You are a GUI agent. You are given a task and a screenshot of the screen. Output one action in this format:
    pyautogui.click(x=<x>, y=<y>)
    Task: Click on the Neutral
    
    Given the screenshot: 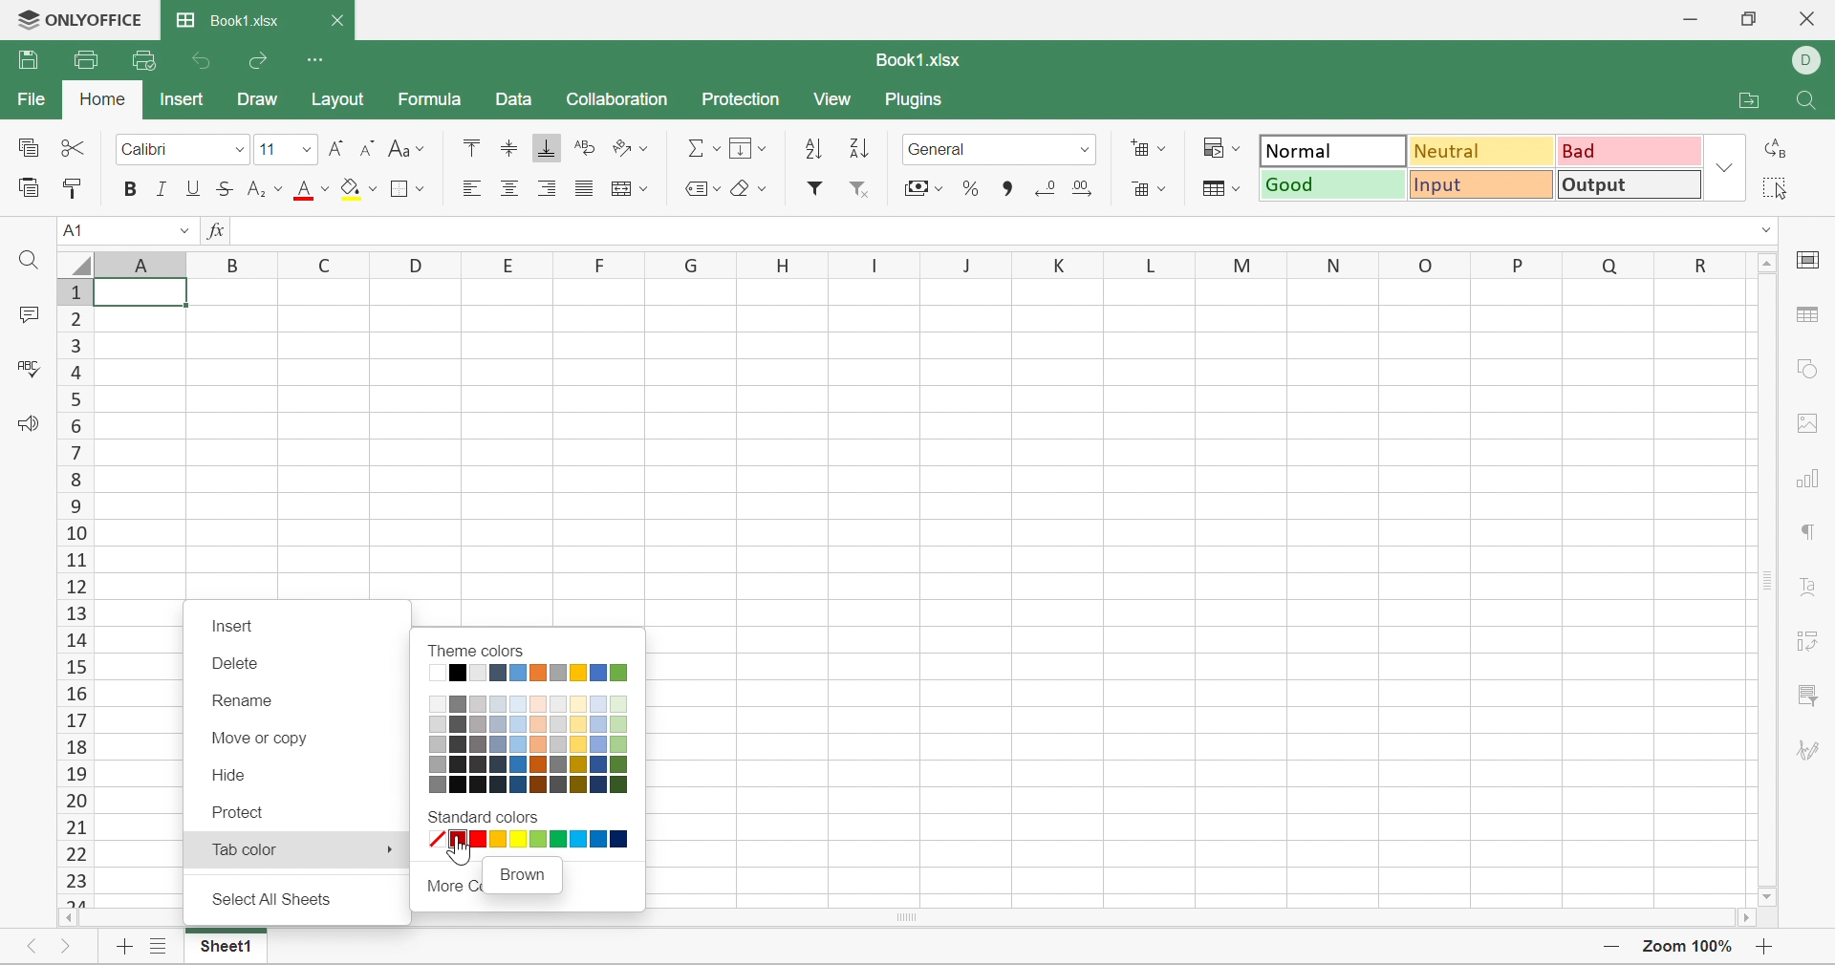 What is the action you would take?
    pyautogui.click(x=1484, y=151)
    